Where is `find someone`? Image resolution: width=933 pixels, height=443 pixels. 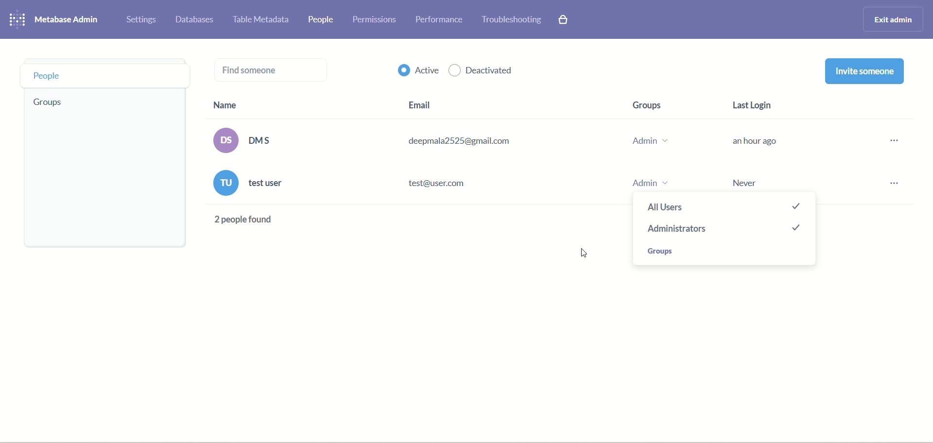 find someone is located at coordinates (270, 72).